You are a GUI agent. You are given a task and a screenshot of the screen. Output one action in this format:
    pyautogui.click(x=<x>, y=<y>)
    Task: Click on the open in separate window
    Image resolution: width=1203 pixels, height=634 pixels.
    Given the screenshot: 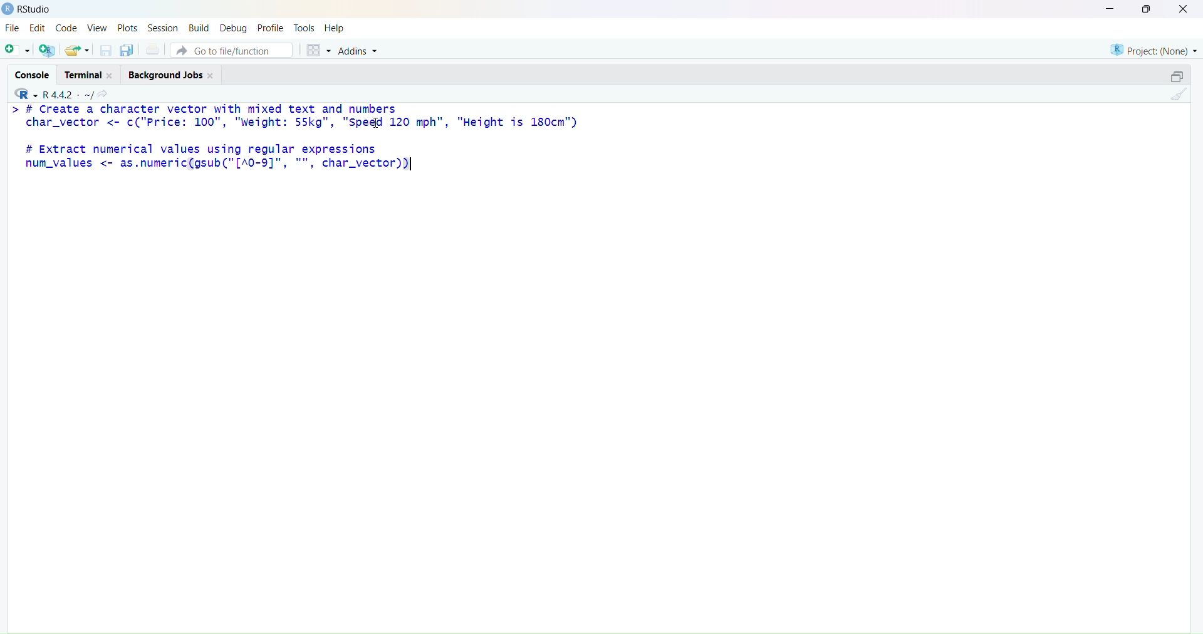 What is the action you would take?
    pyautogui.click(x=1177, y=75)
    